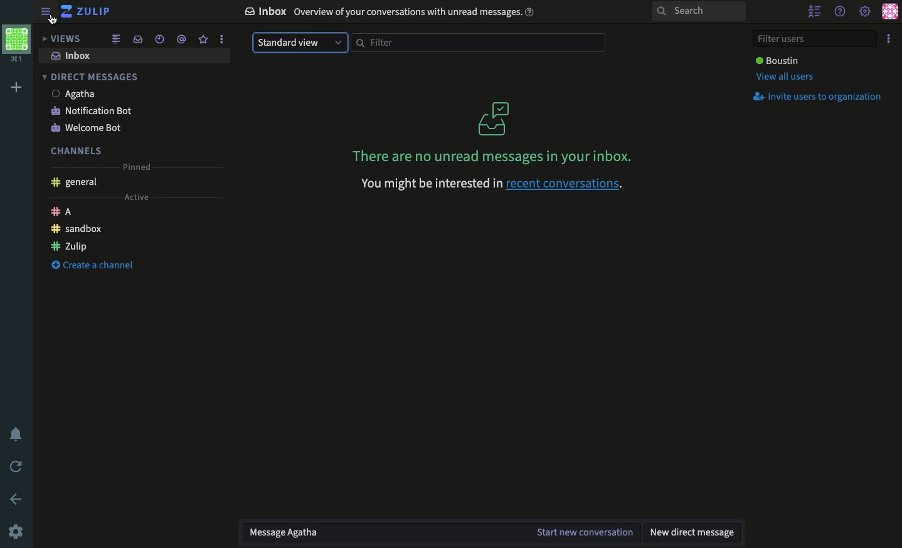  I want to click on Profile, so click(892, 13).